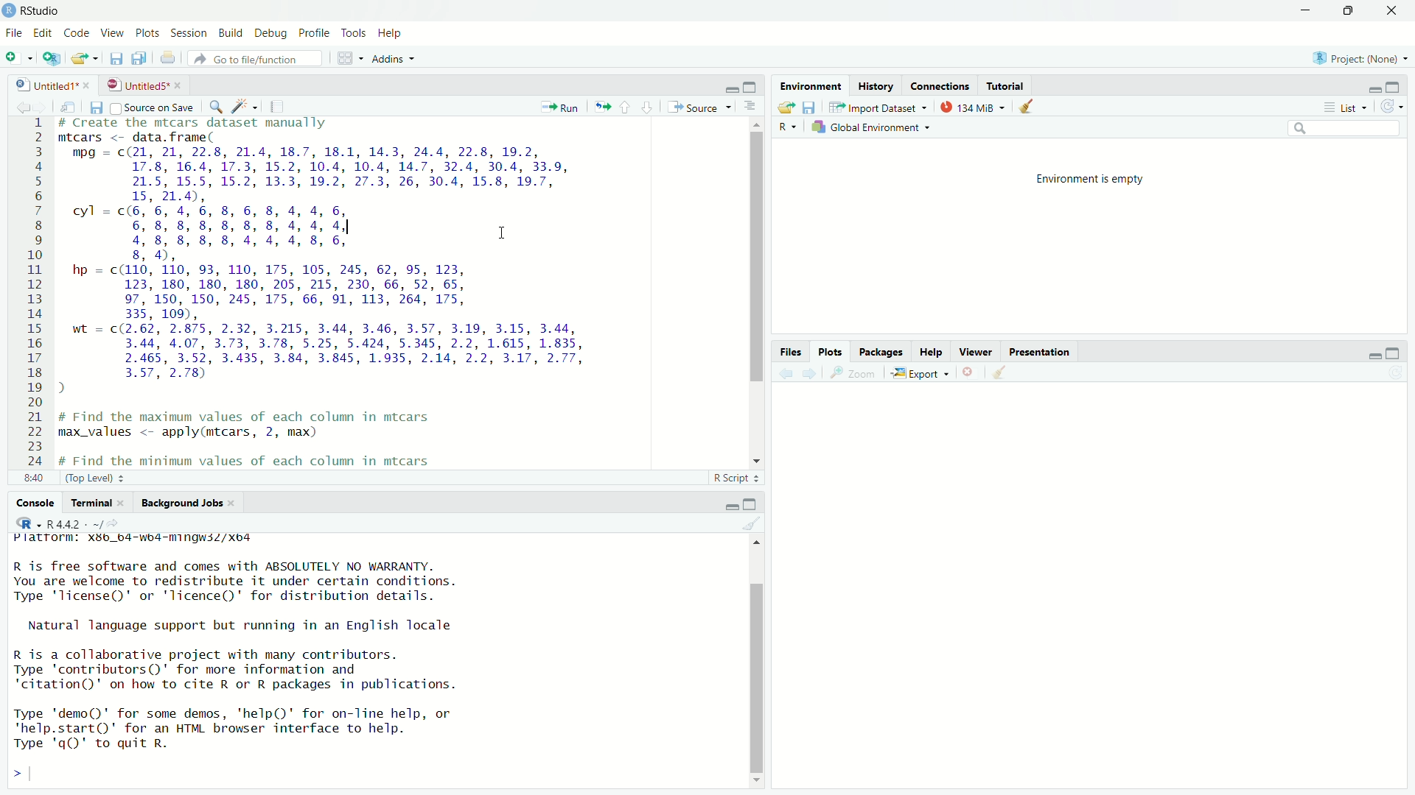 The height and width of the screenshot is (795, 1415). I want to click on spark, so click(245, 108).